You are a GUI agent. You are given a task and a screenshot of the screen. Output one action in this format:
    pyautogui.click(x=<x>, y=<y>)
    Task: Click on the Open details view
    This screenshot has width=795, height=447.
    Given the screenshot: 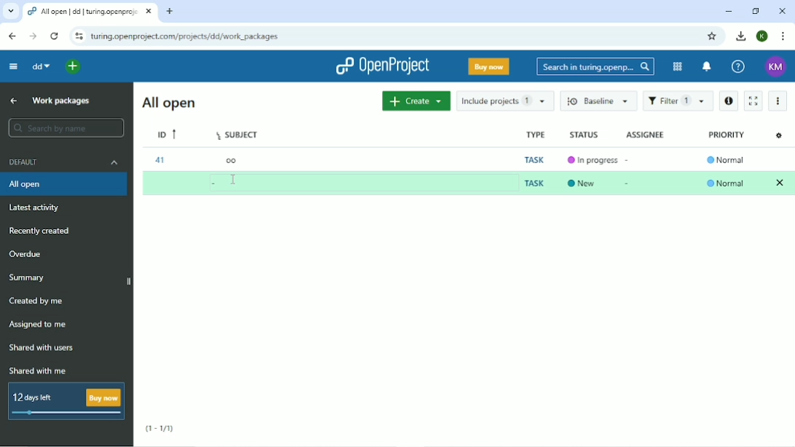 What is the action you would take?
    pyautogui.click(x=729, y=100)
    